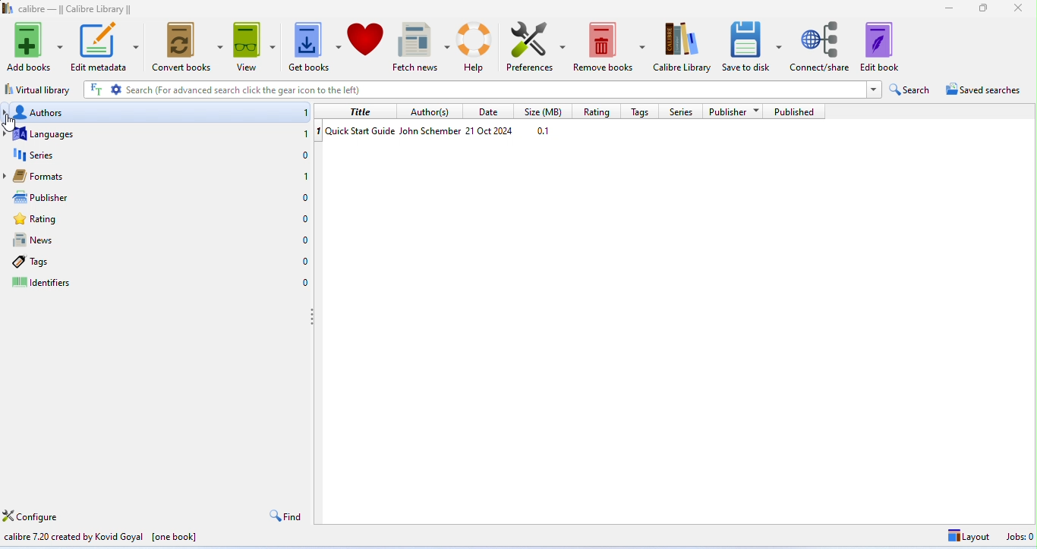 This screenshot has height=549, width=1037. Describe the element at coordinates (159, 282) in the screenshot. I see `identifier` at that location.